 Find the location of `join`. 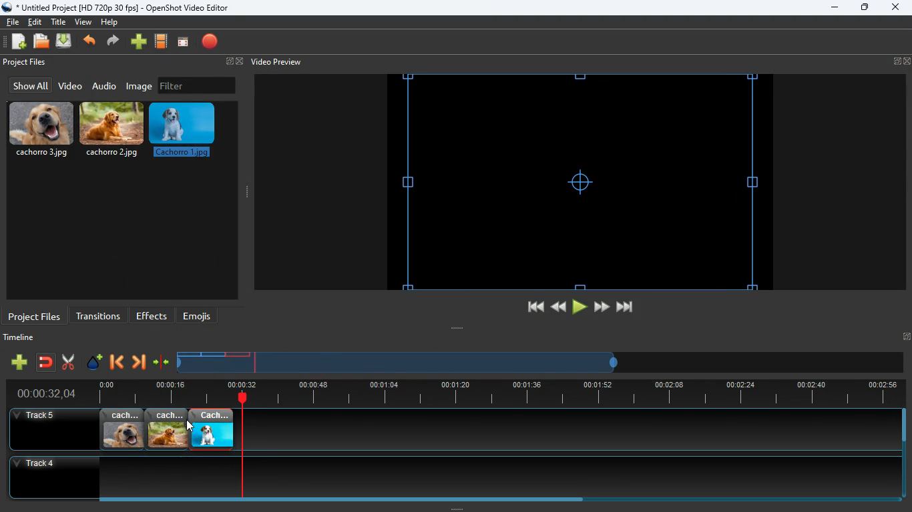

join is located at coordinates (47, 363).